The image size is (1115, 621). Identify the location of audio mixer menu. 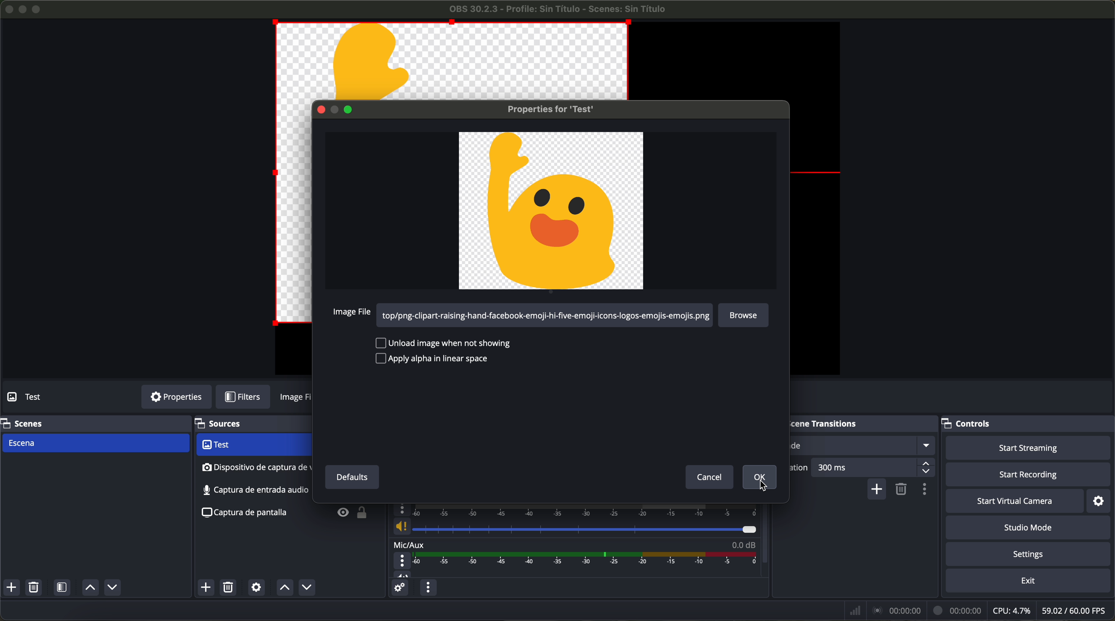
(428, 587).